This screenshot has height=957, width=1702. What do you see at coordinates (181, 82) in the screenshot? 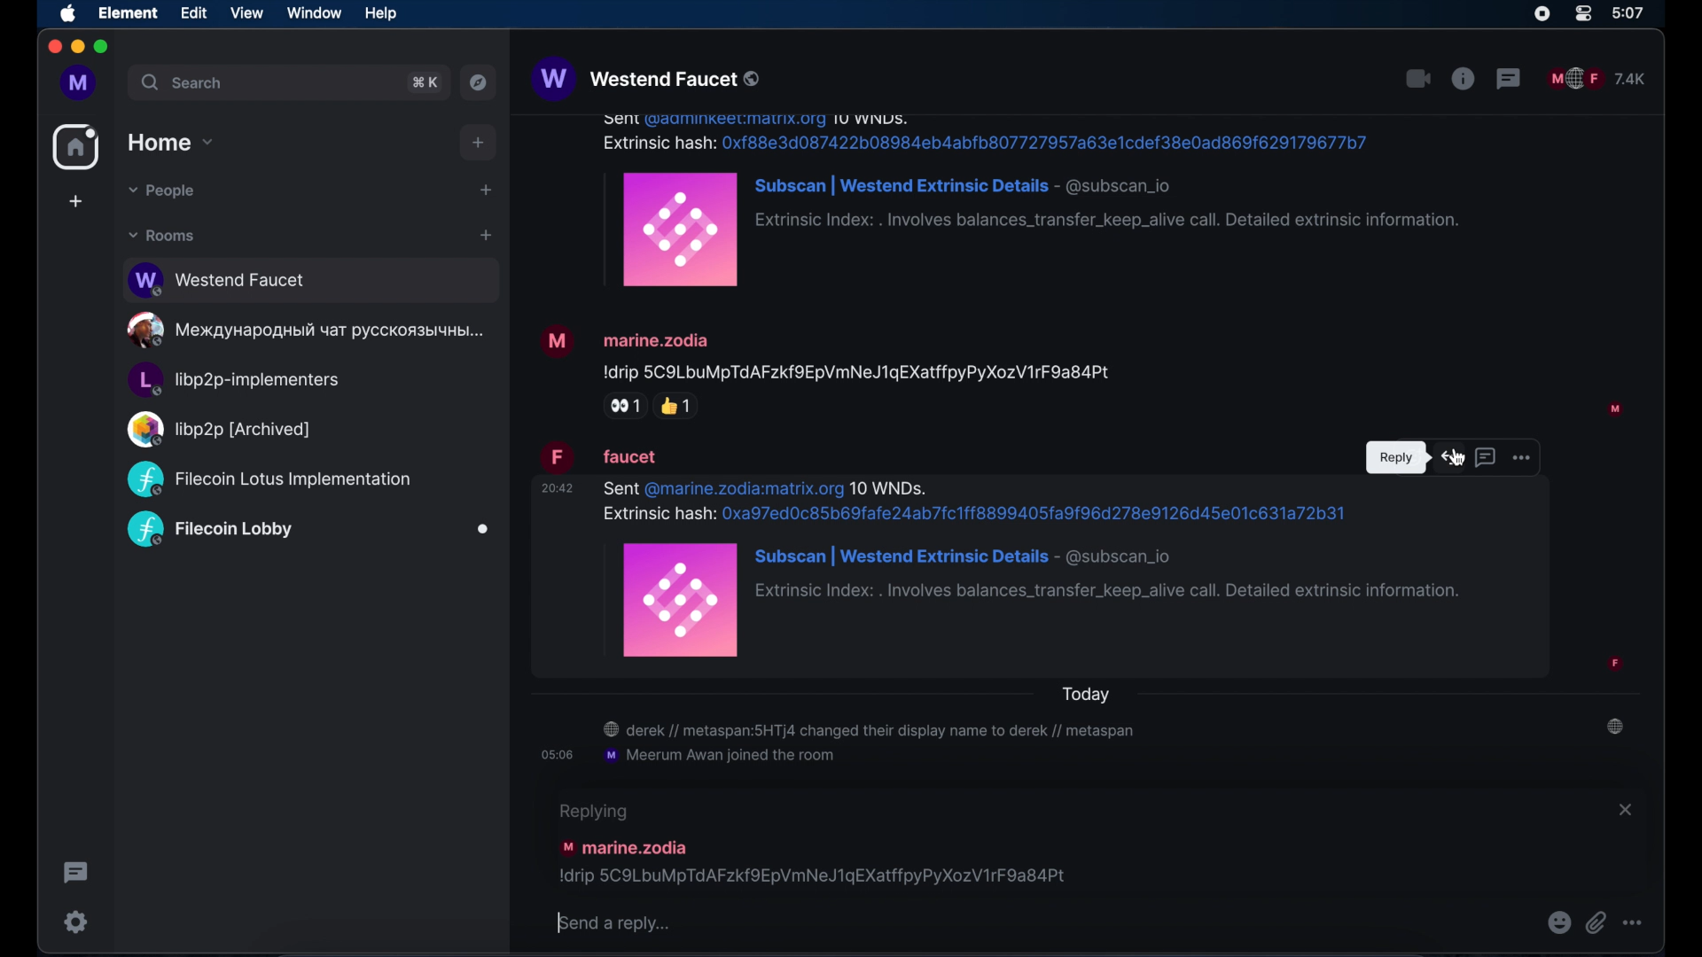
I see `search` at bounding box center [181, 82].